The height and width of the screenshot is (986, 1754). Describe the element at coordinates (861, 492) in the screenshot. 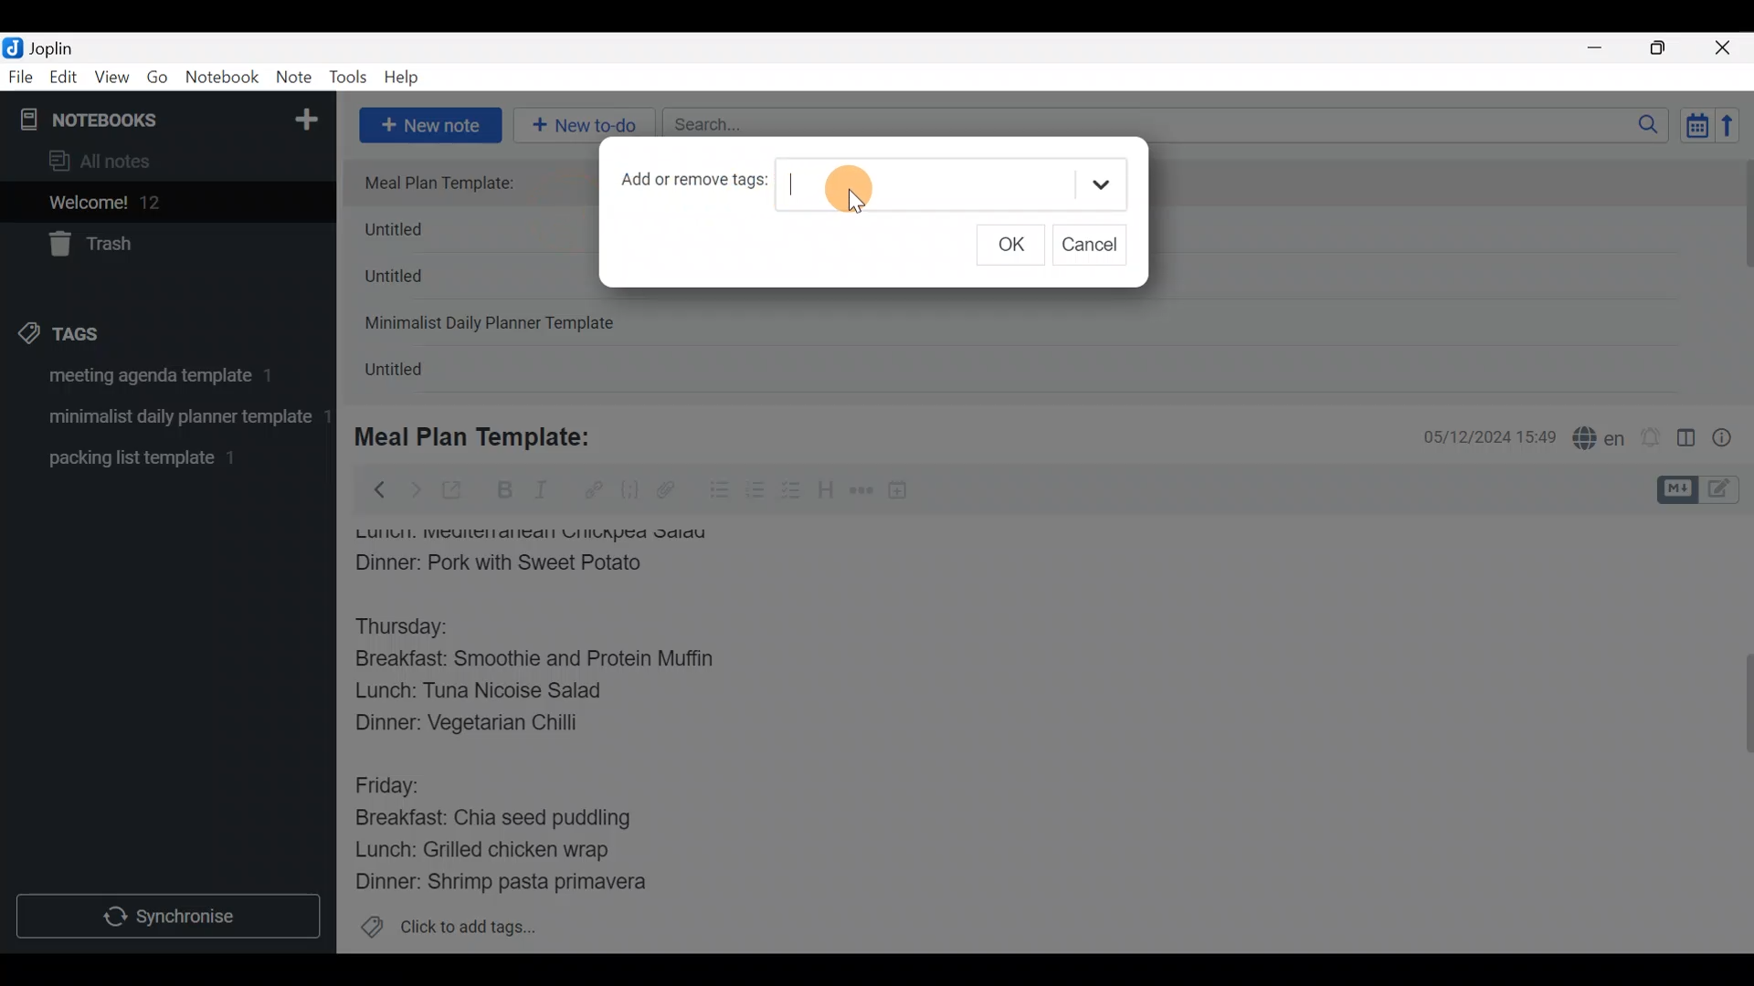

I see `Horizontal rule` at that location.